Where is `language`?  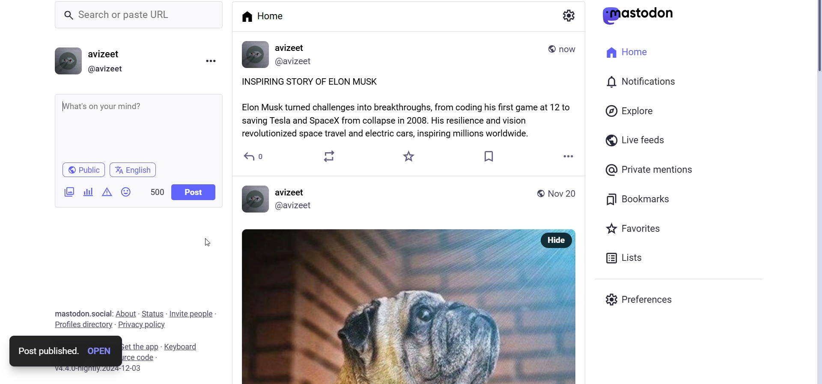
language is located at coordinates (135, 169).